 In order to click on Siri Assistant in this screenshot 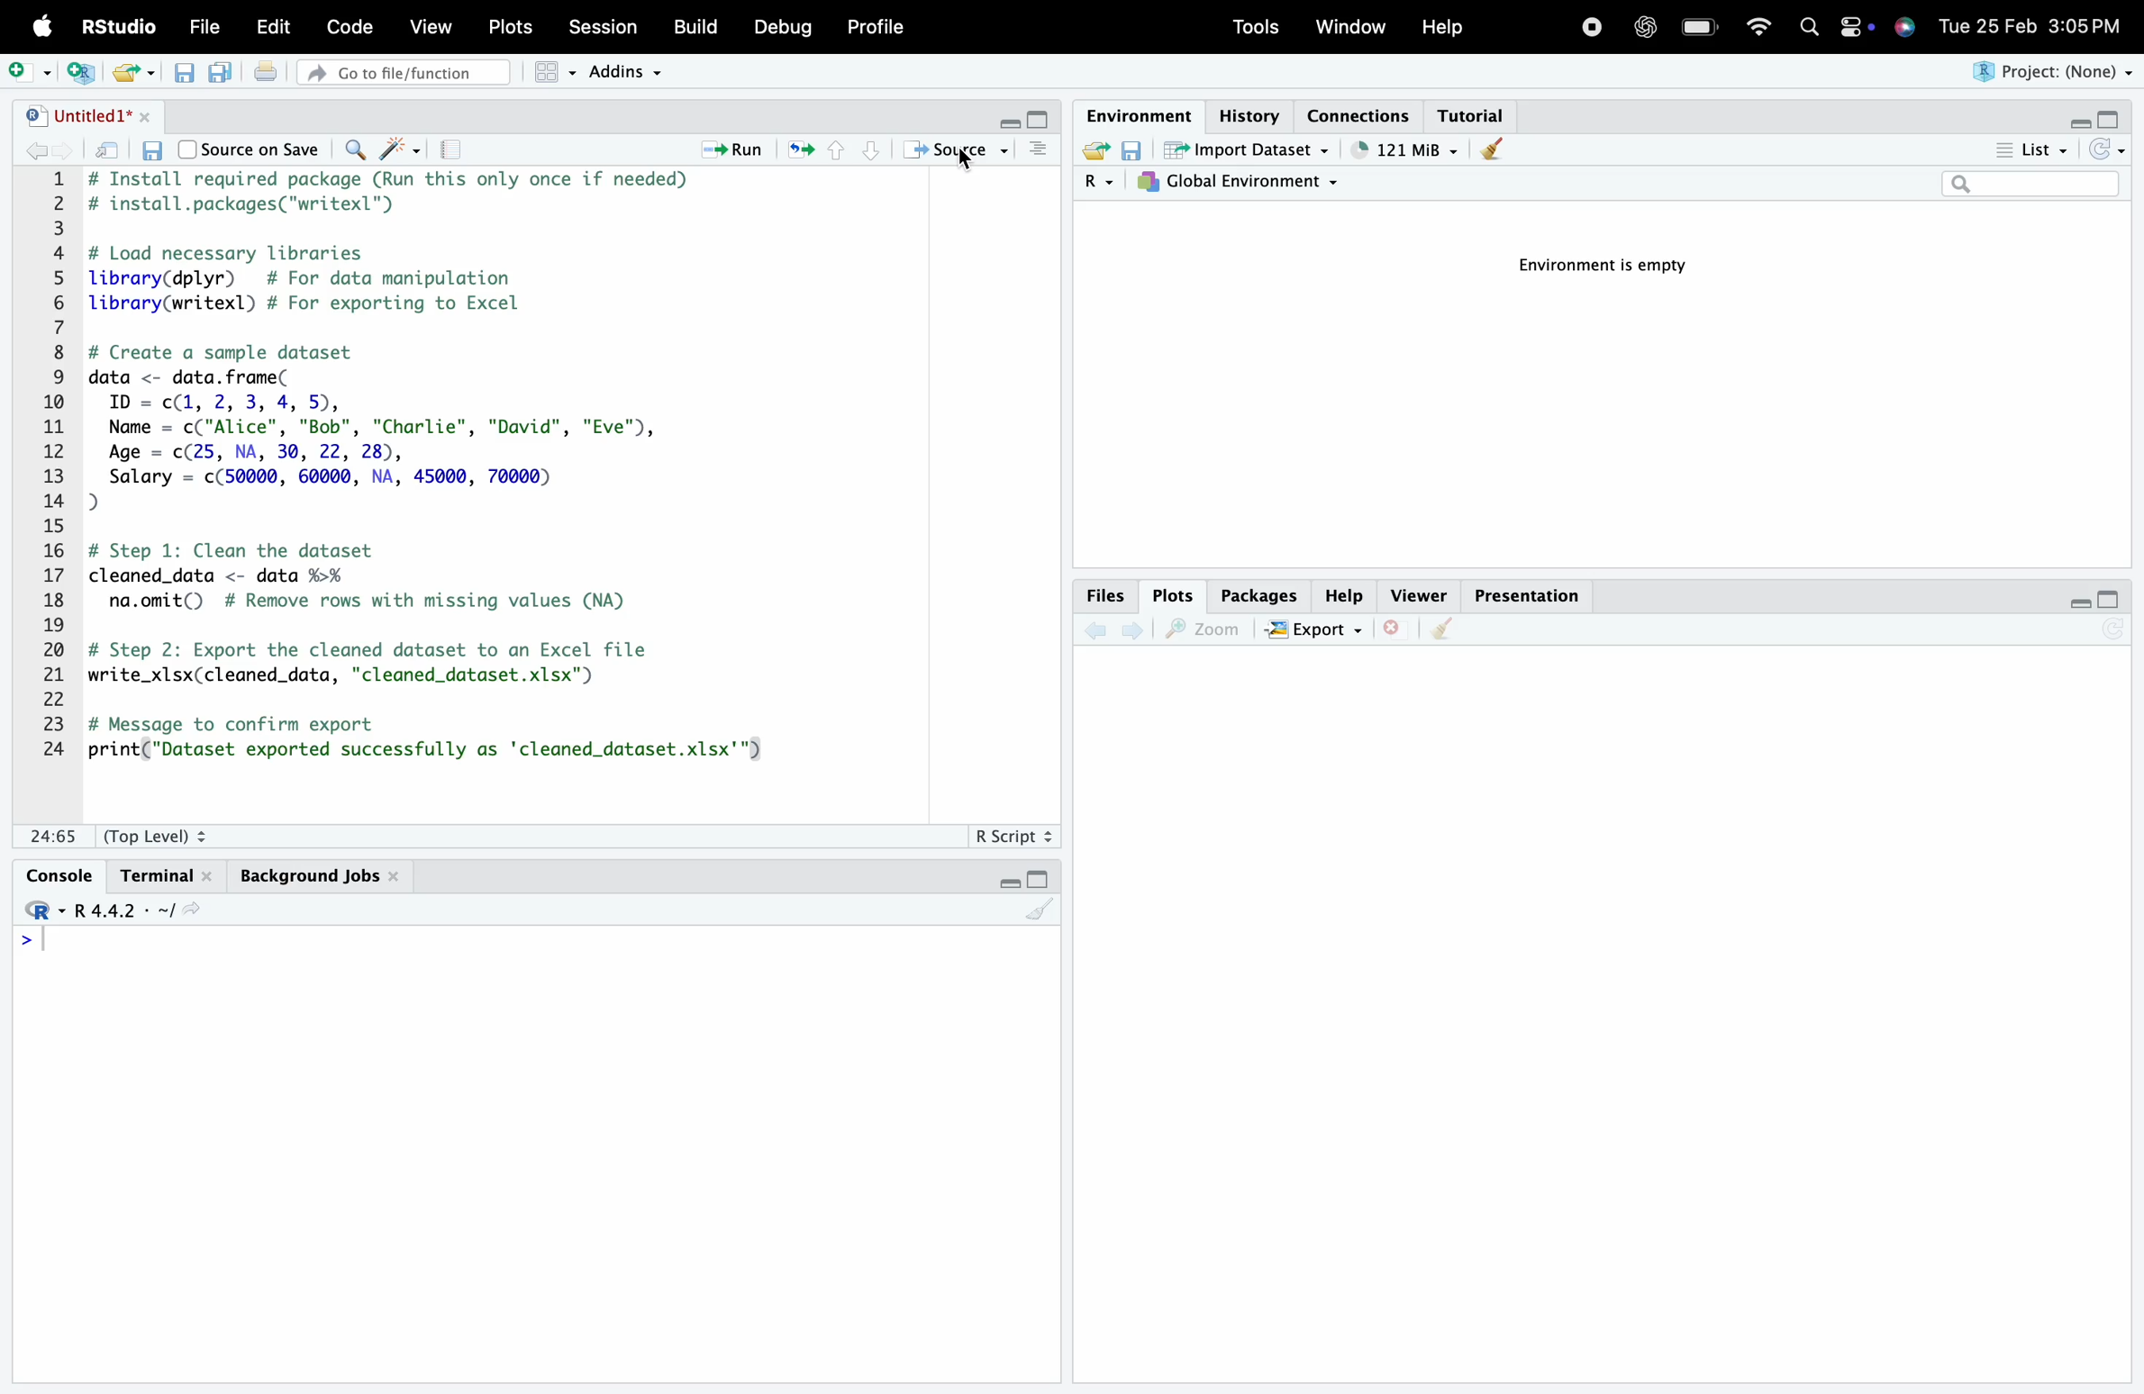, I will do `click(1903, 30)`.